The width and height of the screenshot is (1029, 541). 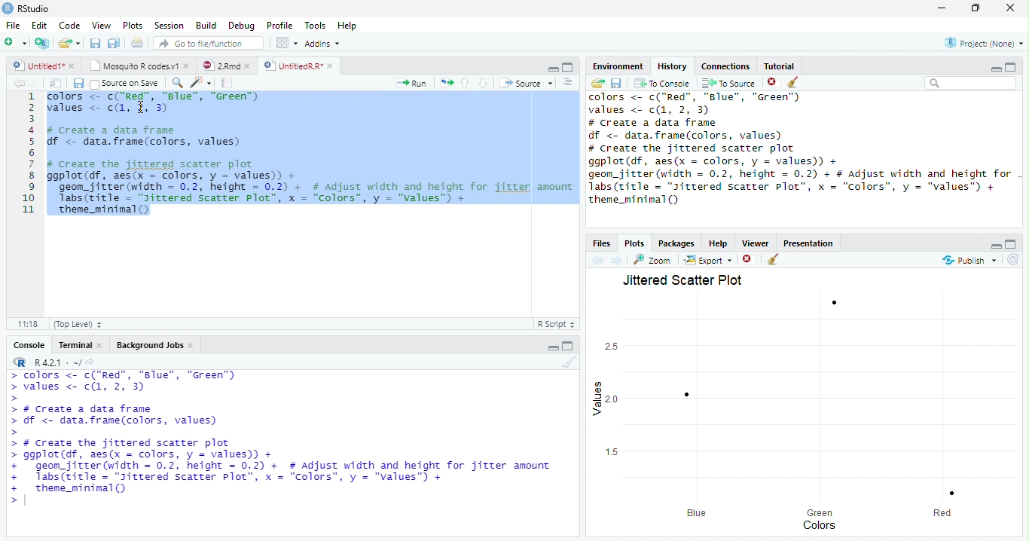 I want to click on Load history from an existing file, so click(x=597, y=83).